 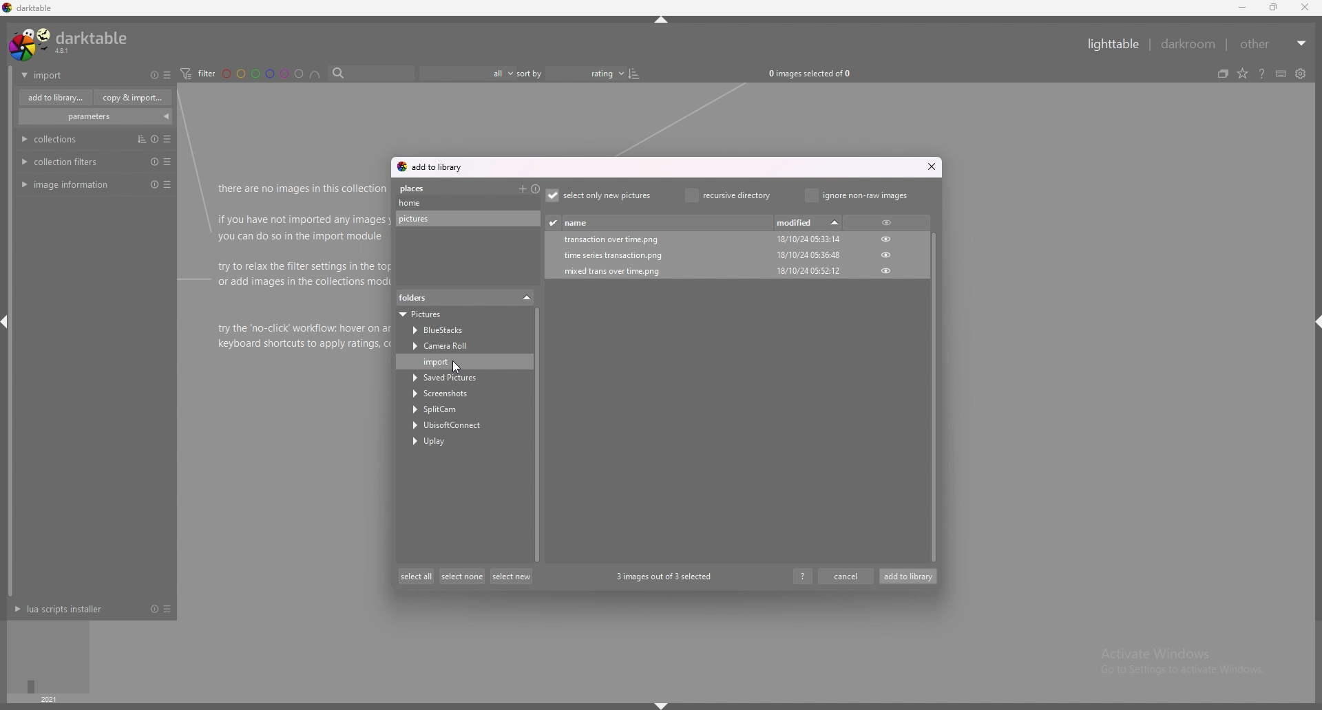 I want to click on filter, so click(x=198, y=74).